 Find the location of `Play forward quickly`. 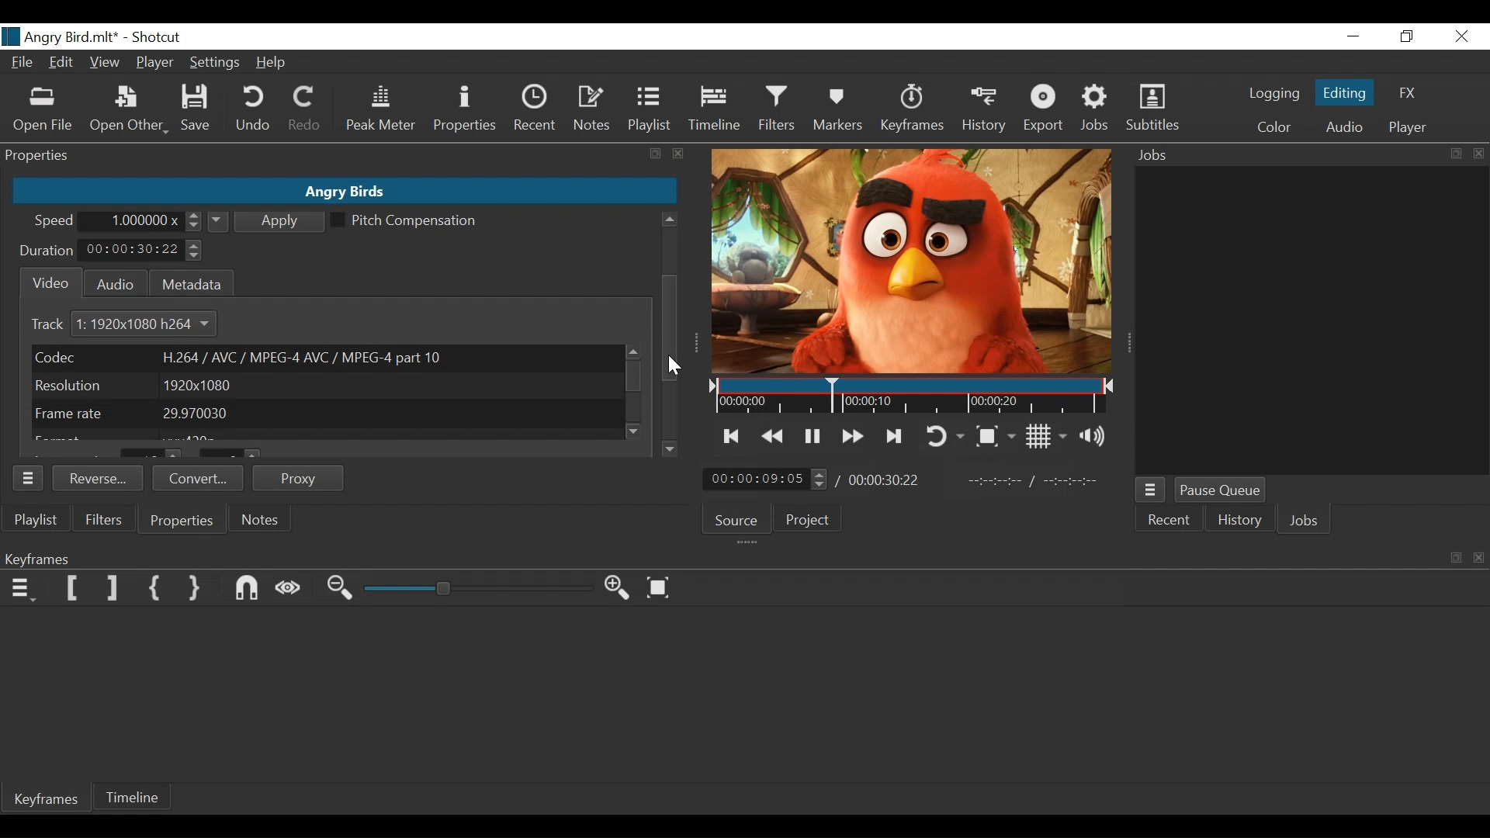

Play forward quickly is located at coordinates (851, 435).